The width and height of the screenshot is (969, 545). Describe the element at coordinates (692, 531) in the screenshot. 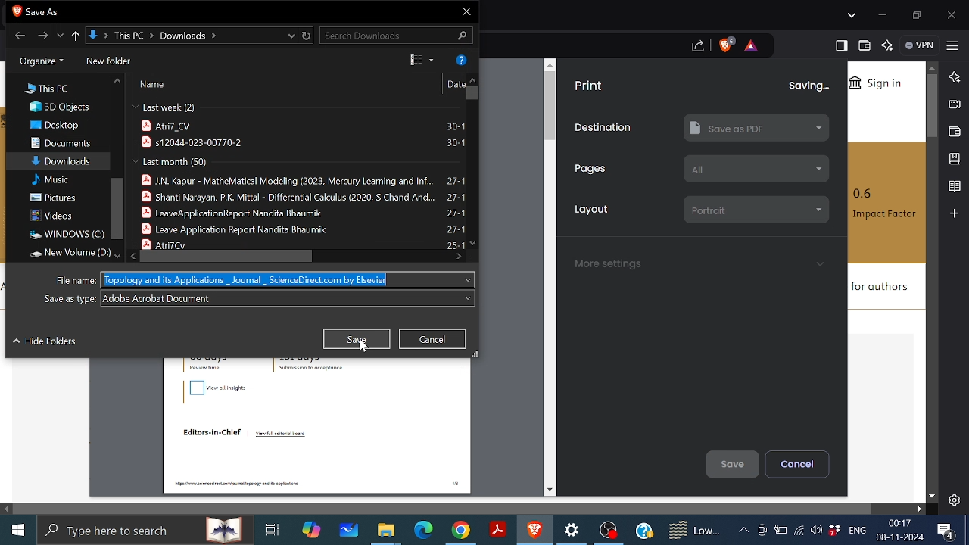

I see `Weather notifications` at that location.